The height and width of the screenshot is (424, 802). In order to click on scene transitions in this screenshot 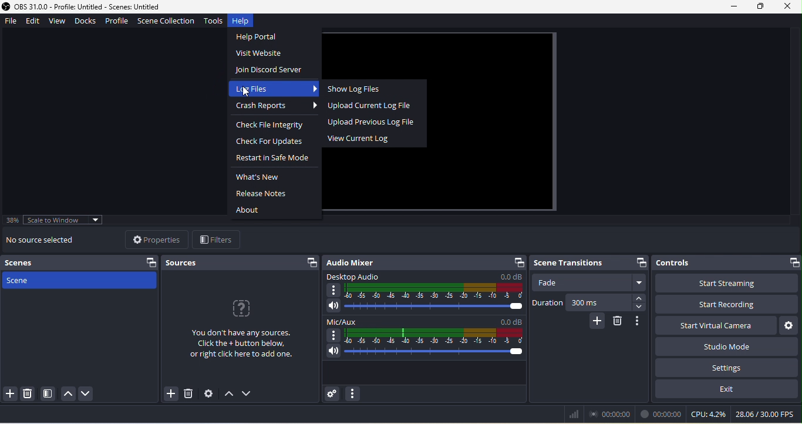, I will do `click(588, 263)`.